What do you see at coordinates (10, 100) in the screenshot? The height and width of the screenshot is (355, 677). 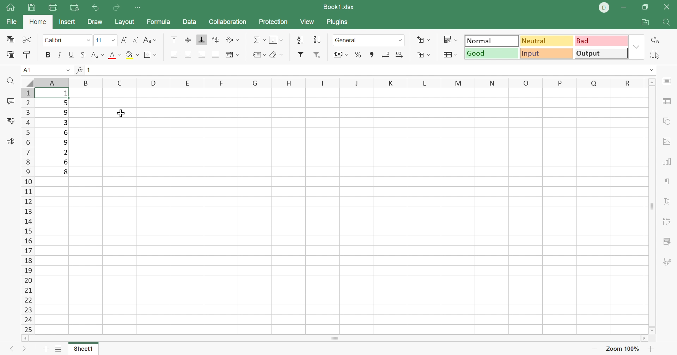 I see `Comments` at bounding box center [10, 100].